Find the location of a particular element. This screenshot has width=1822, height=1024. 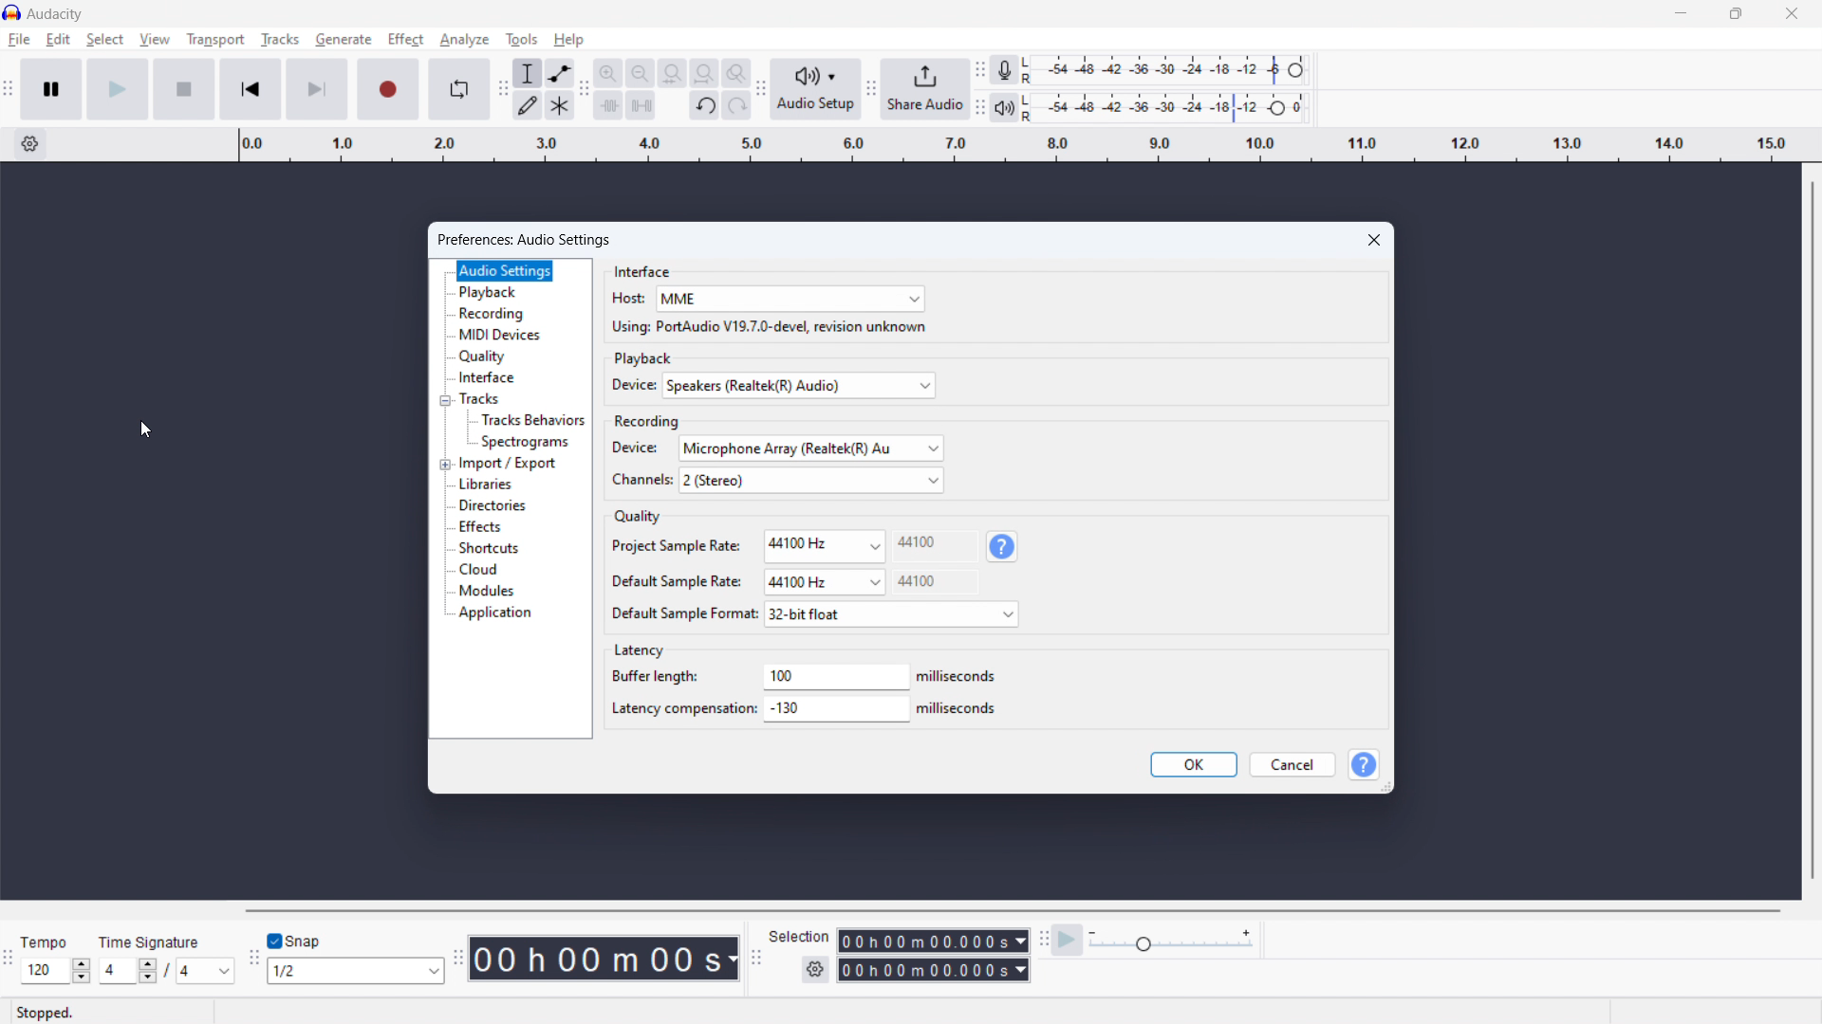

interface is located at coordinates (644, 270).